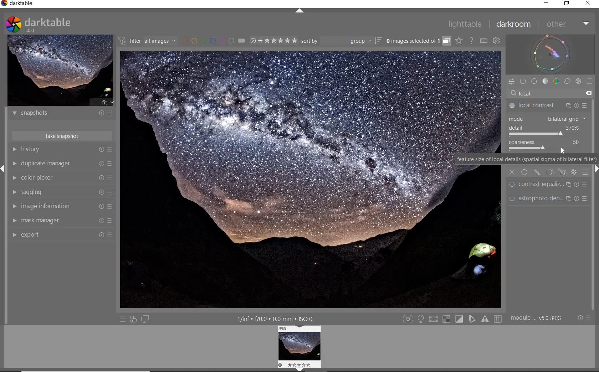 The image size is (599, 372). I want to click on reset parameters, so click(578, 198).